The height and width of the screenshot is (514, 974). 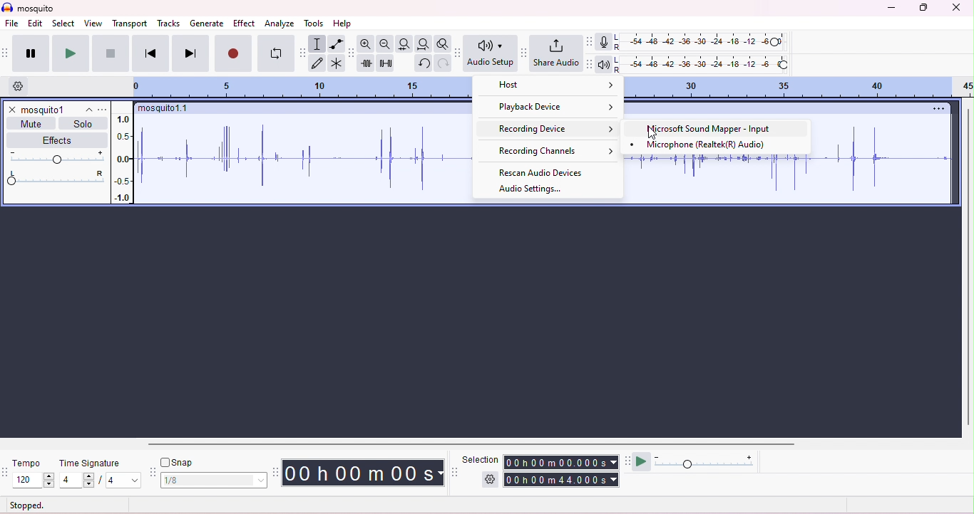 What do you see at coordinates (93, 23) in the screenshot?
I see `view` at bounding box center [93, 23].